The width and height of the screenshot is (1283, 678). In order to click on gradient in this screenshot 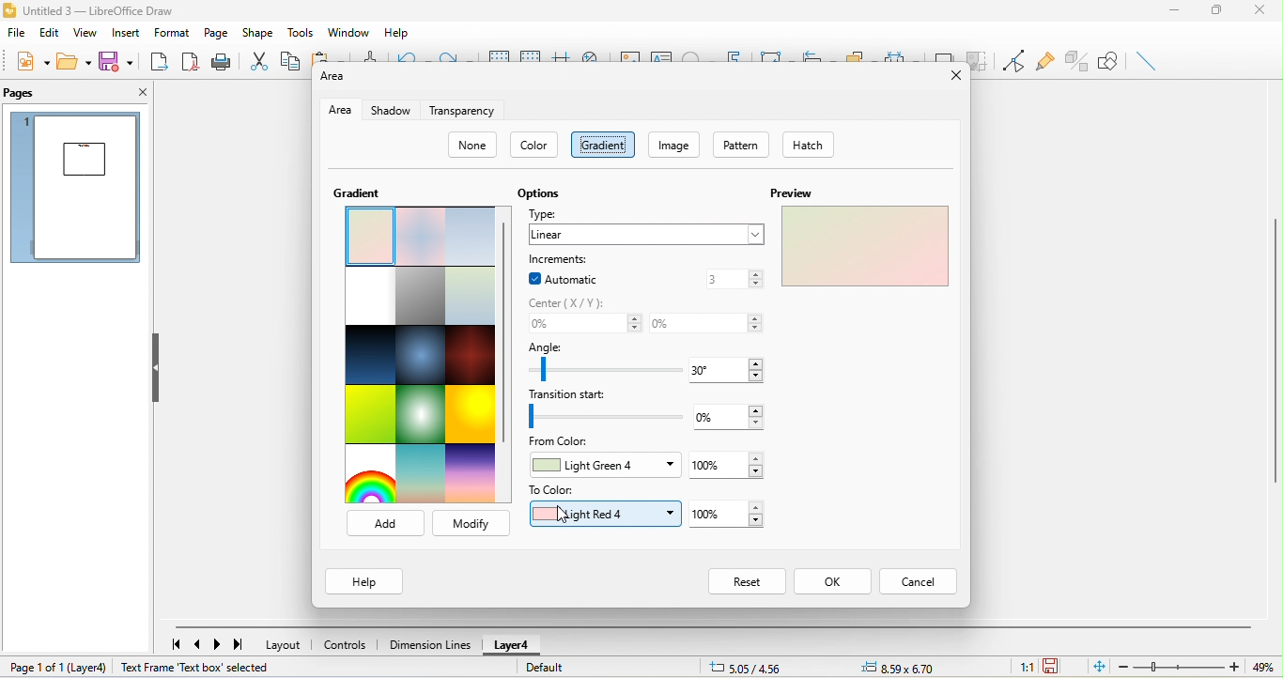, I will do `click(356, 193)`.